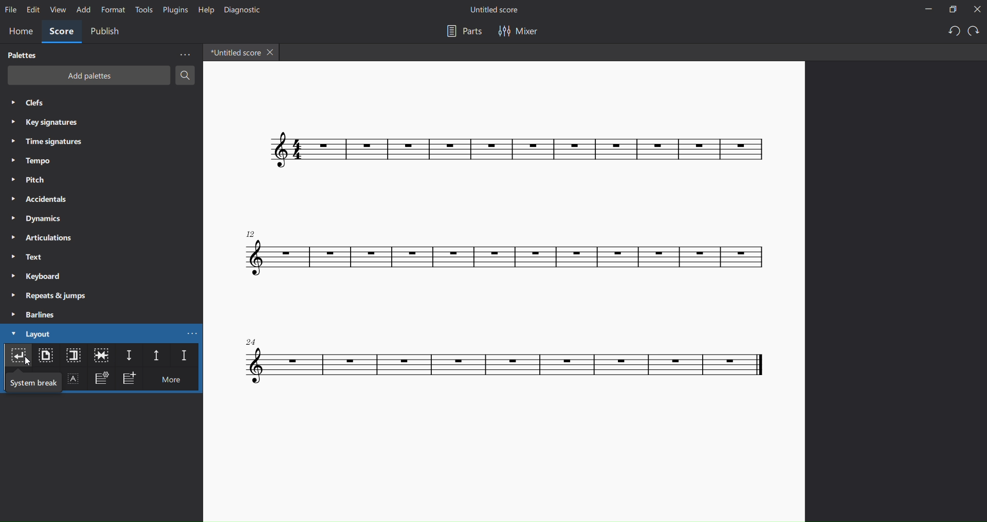  I want to click on key signatures, so click(47, 124).